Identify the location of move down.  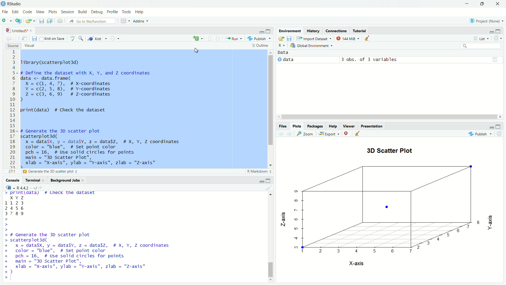
(271, 164).